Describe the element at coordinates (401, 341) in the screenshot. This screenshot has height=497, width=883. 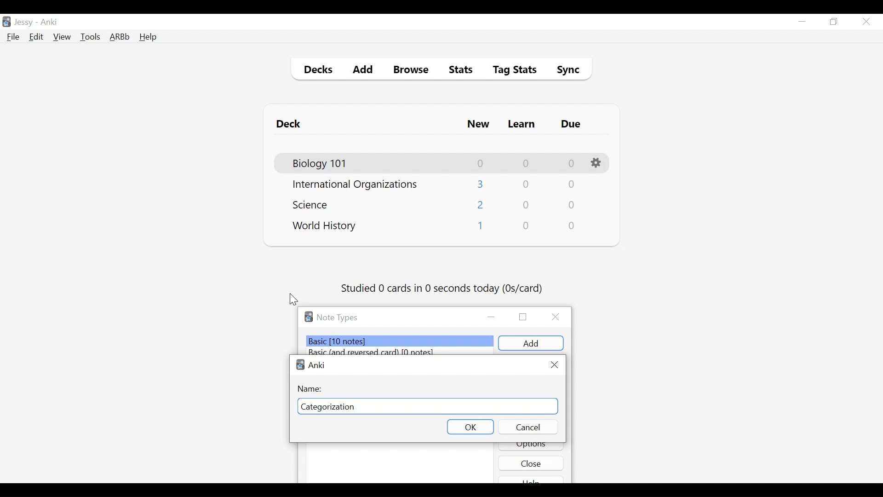
I see `Basic (number of notes)` at that location.